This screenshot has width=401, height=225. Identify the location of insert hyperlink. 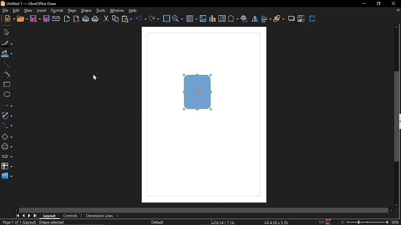
(244, 19).